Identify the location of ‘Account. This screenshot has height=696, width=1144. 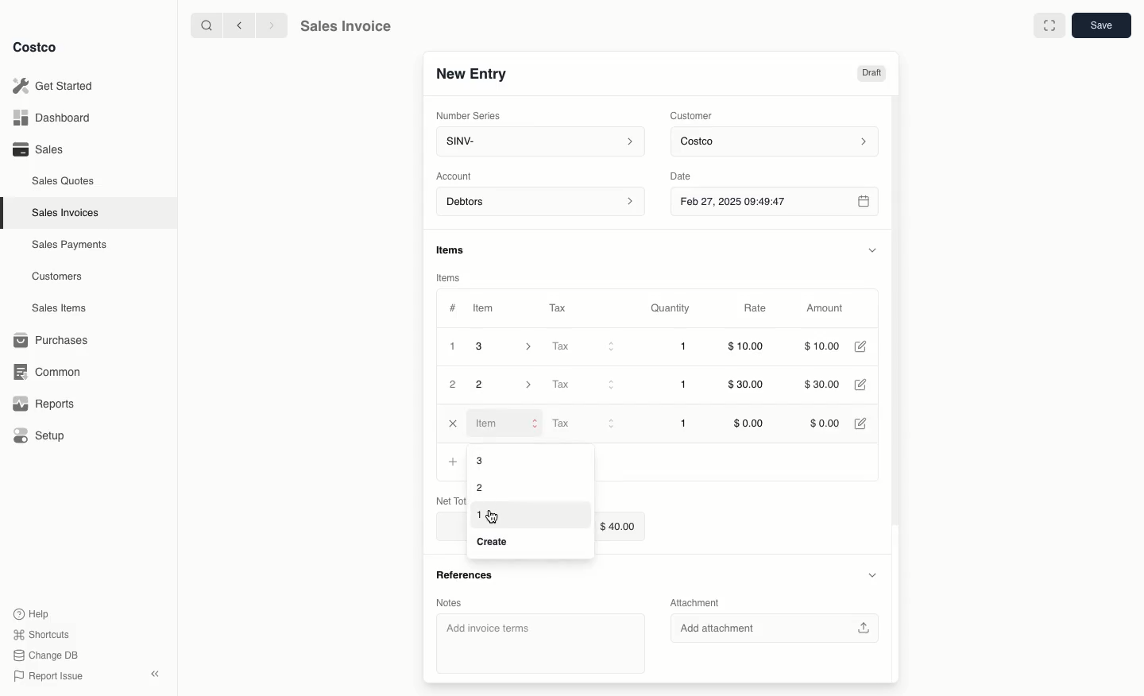
(457, 175).